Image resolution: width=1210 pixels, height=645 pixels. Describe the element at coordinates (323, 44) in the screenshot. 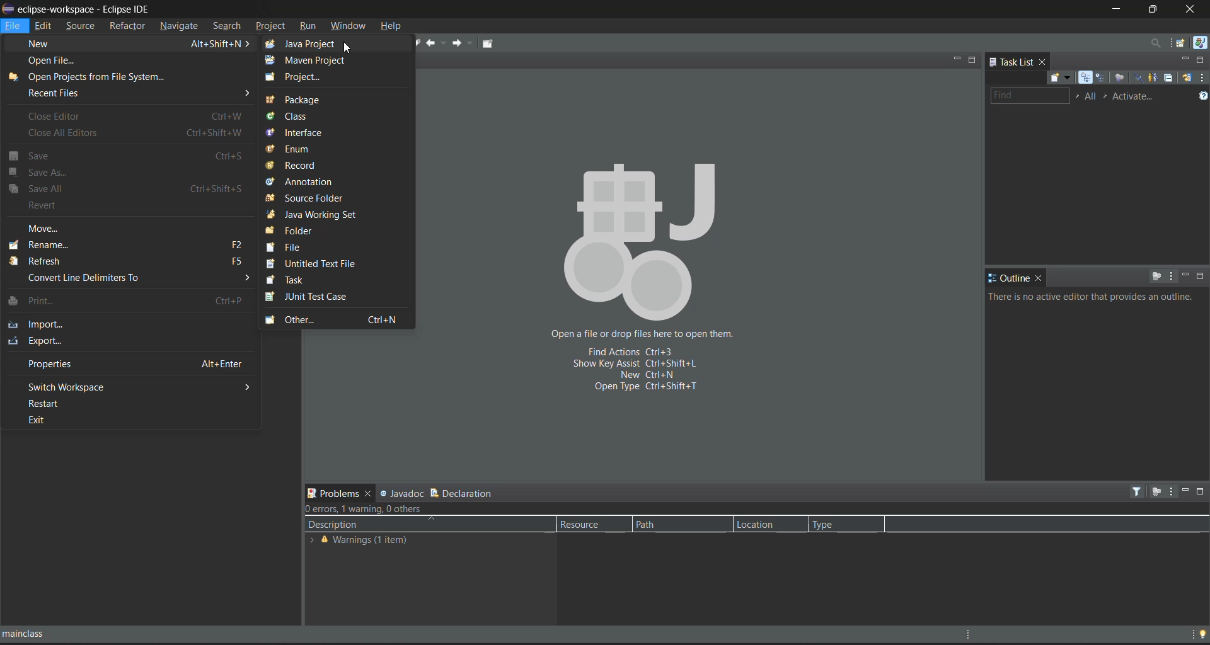

I see `java project` at that location.